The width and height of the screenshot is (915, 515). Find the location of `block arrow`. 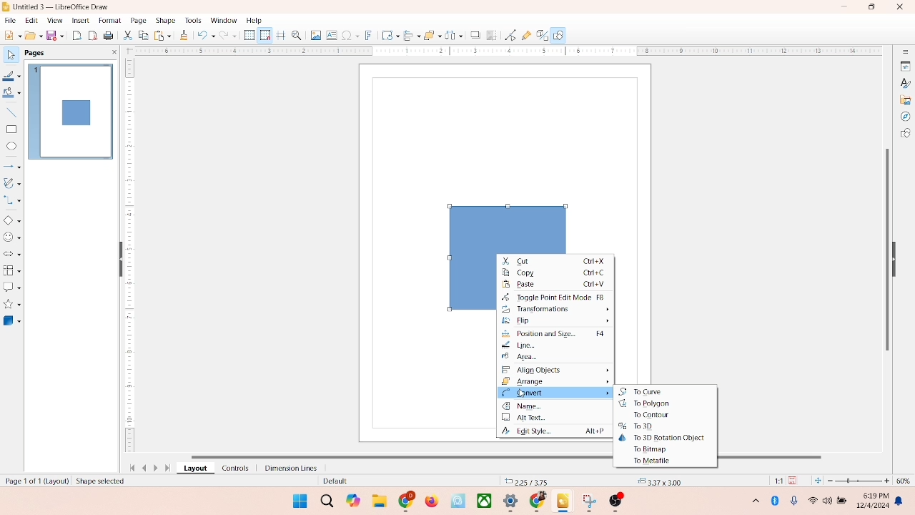

block arrow is located at coordinates (12, 255).